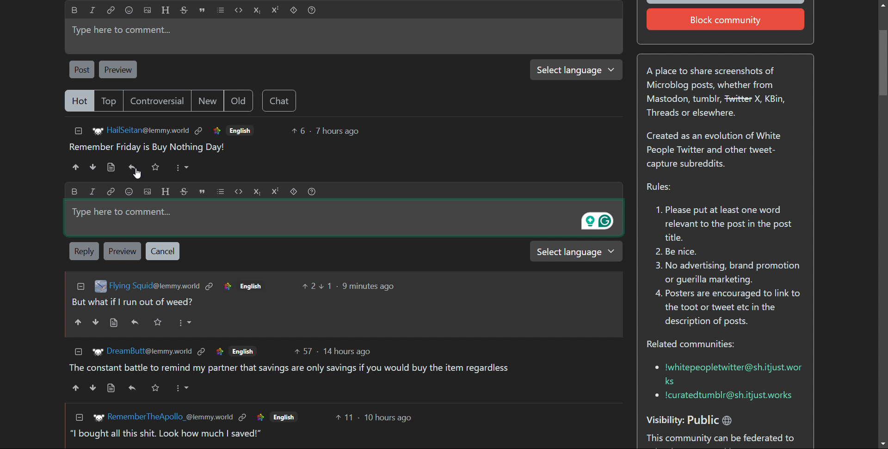  Describe the element at coordinates (394, 419) in the screenshot. I see `time of posting` at that location.